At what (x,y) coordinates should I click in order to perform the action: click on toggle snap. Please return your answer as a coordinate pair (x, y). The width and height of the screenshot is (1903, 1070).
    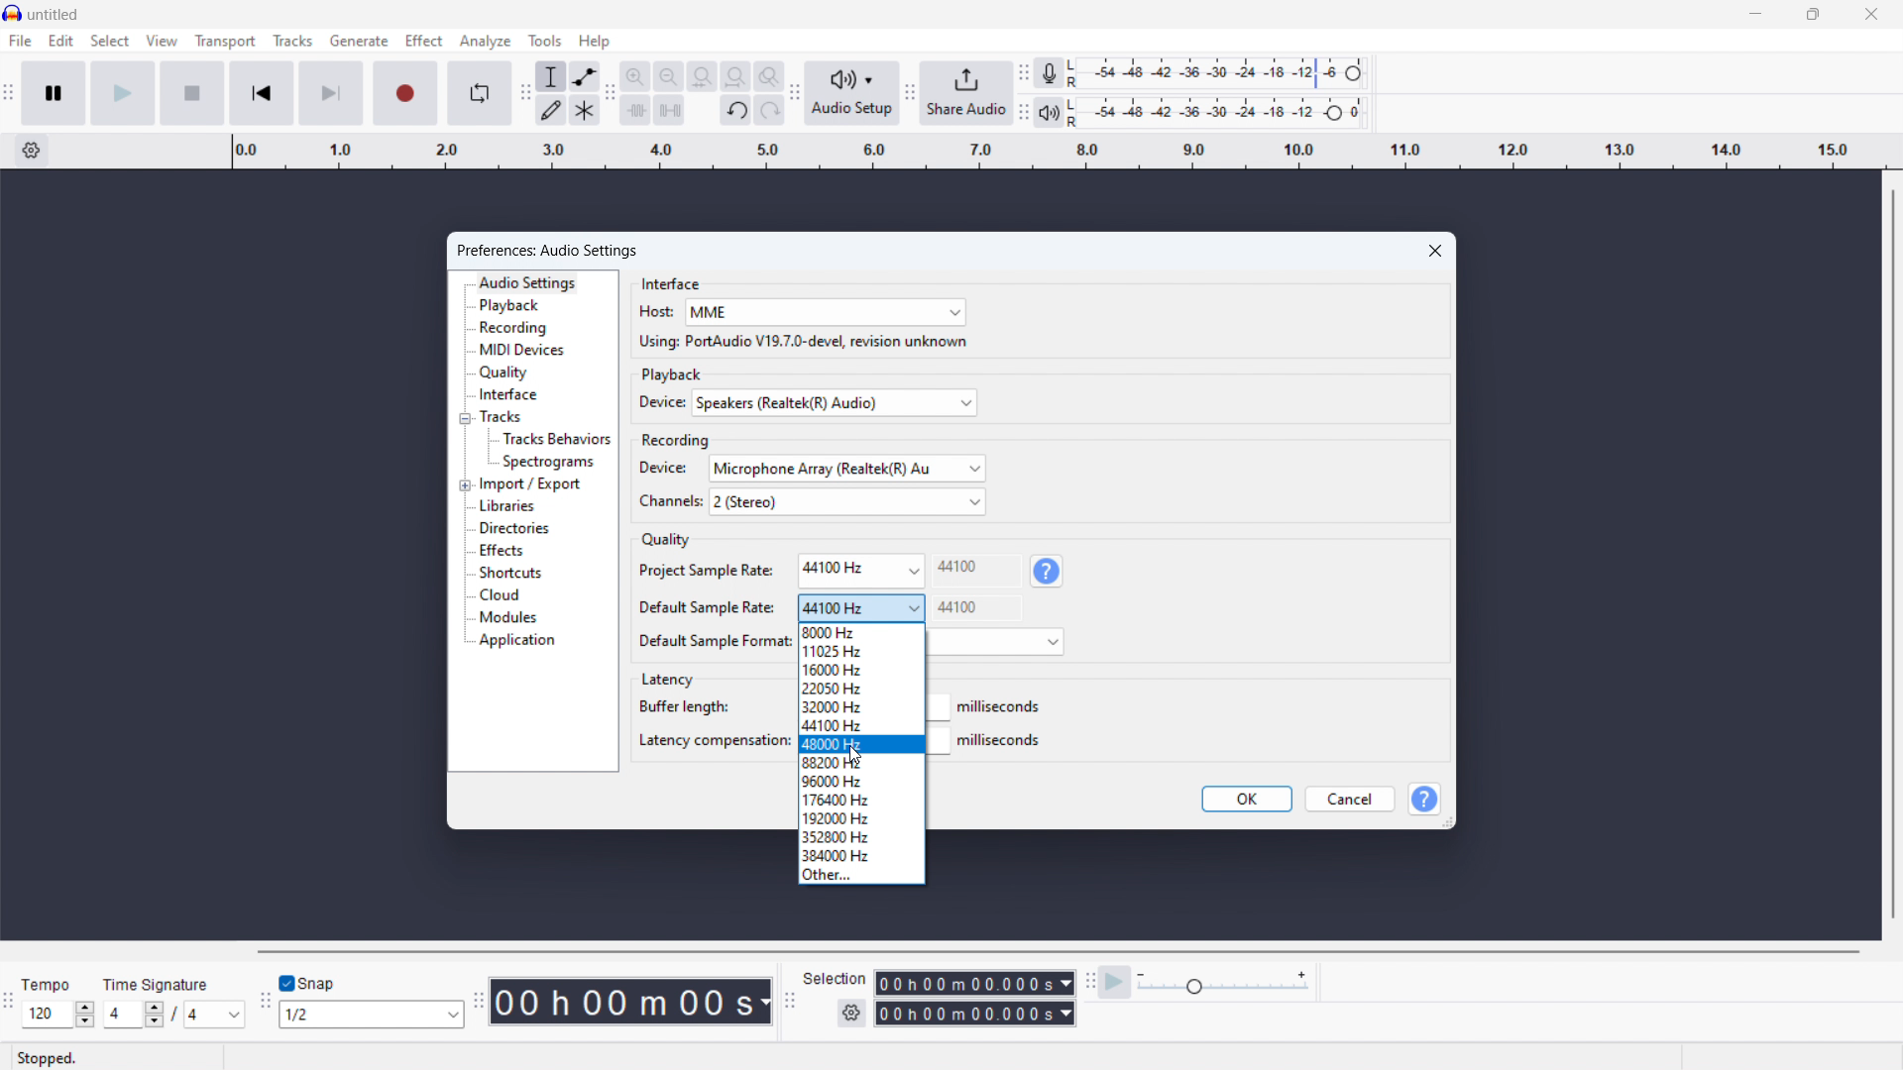
    Looking at the image, I should click on (308, 984).